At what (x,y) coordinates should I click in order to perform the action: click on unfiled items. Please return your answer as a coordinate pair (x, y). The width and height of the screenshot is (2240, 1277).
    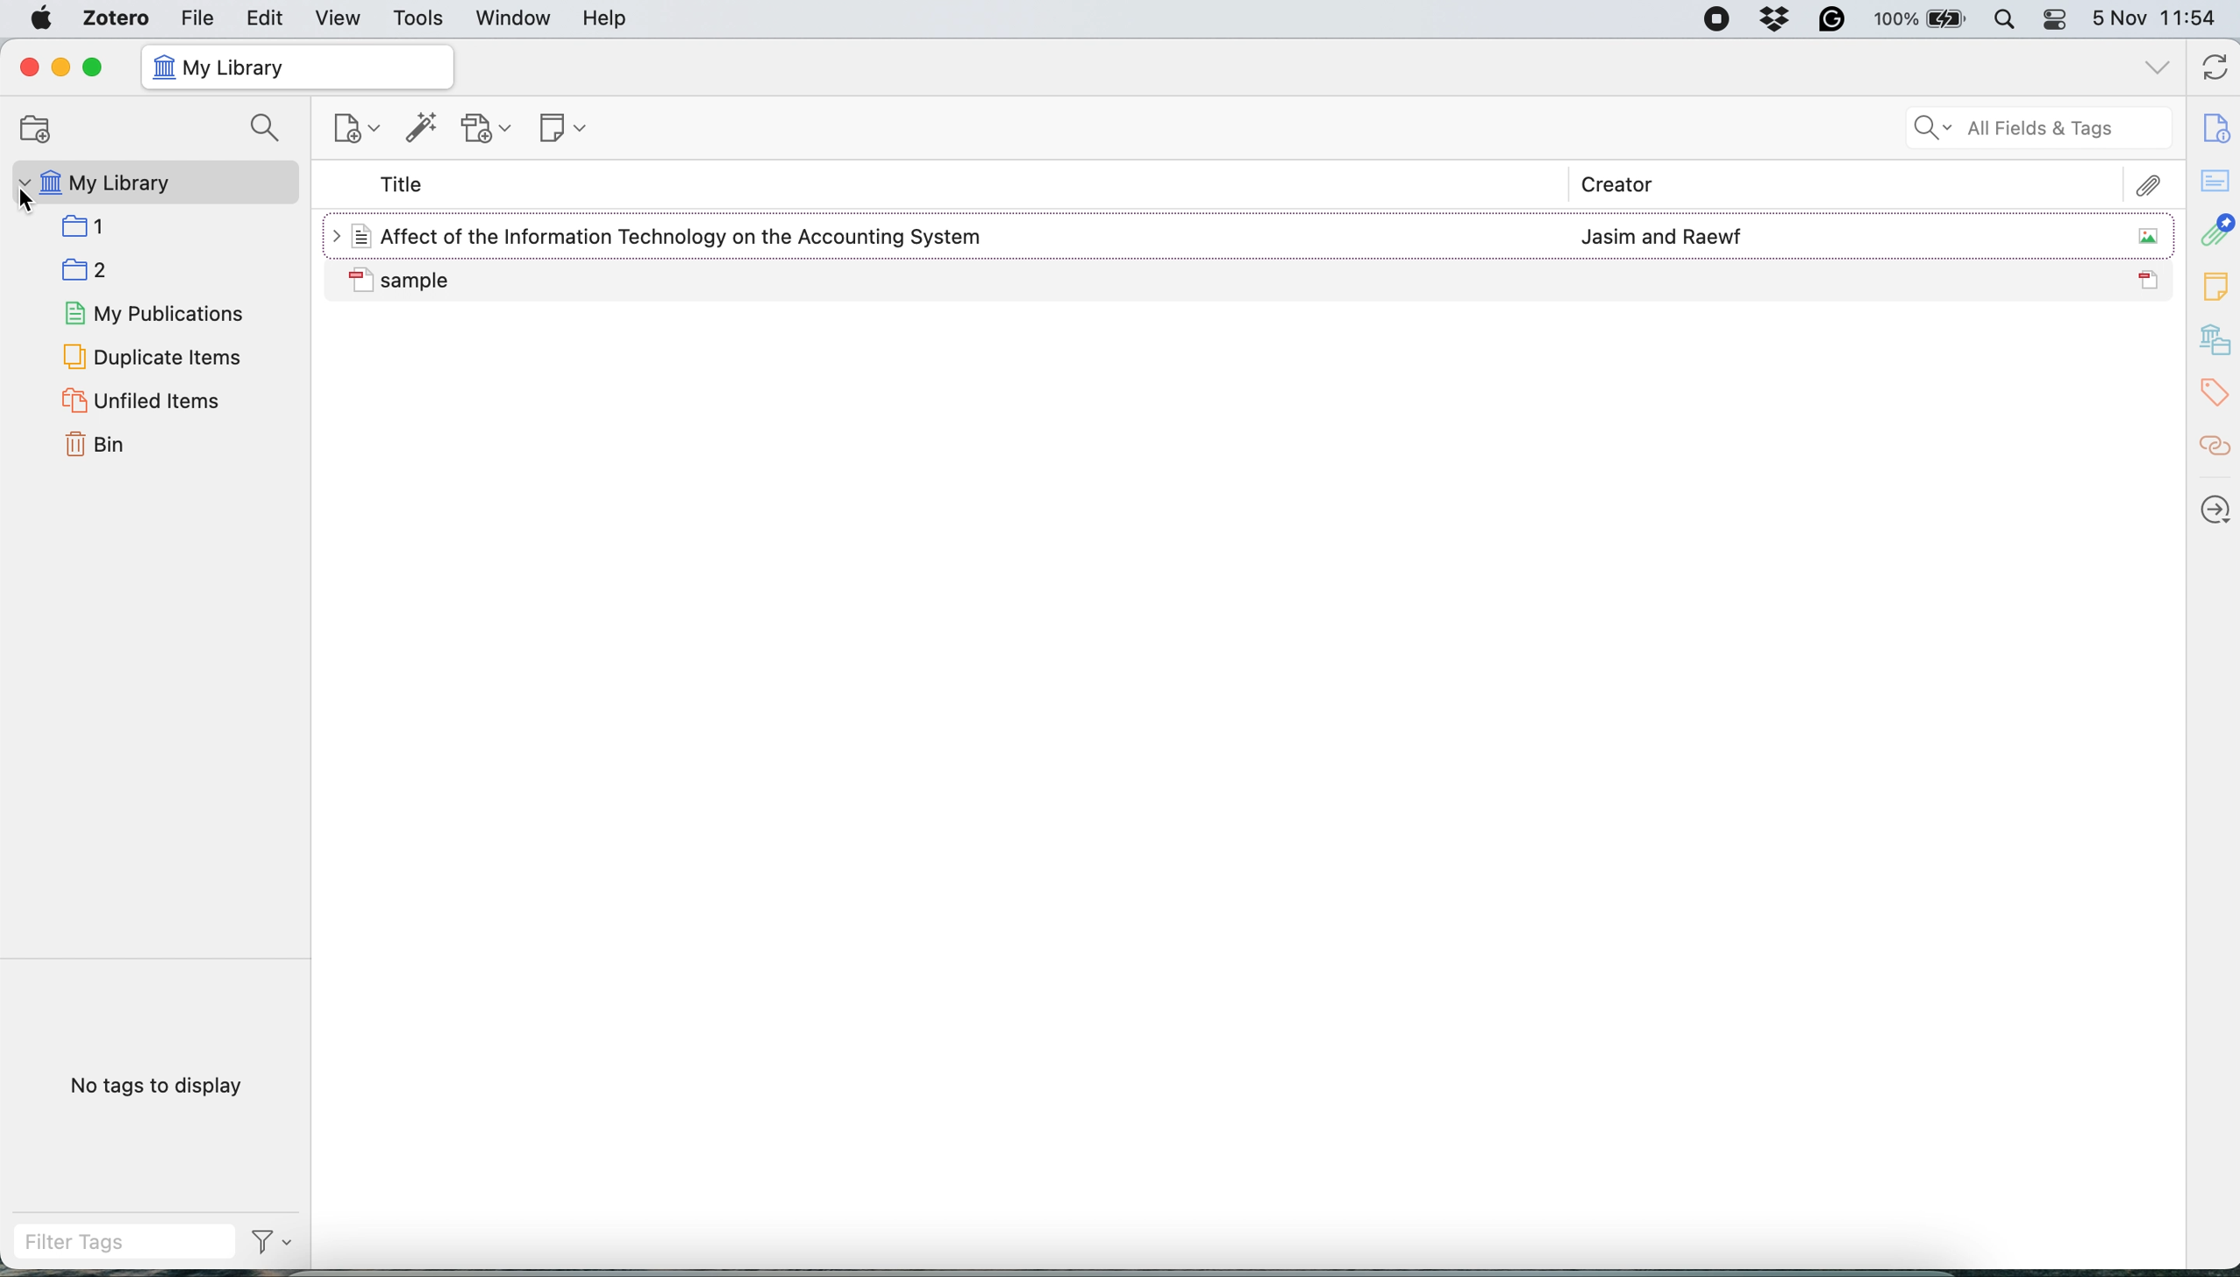
    Looking at the image, I should click on (146, 403).